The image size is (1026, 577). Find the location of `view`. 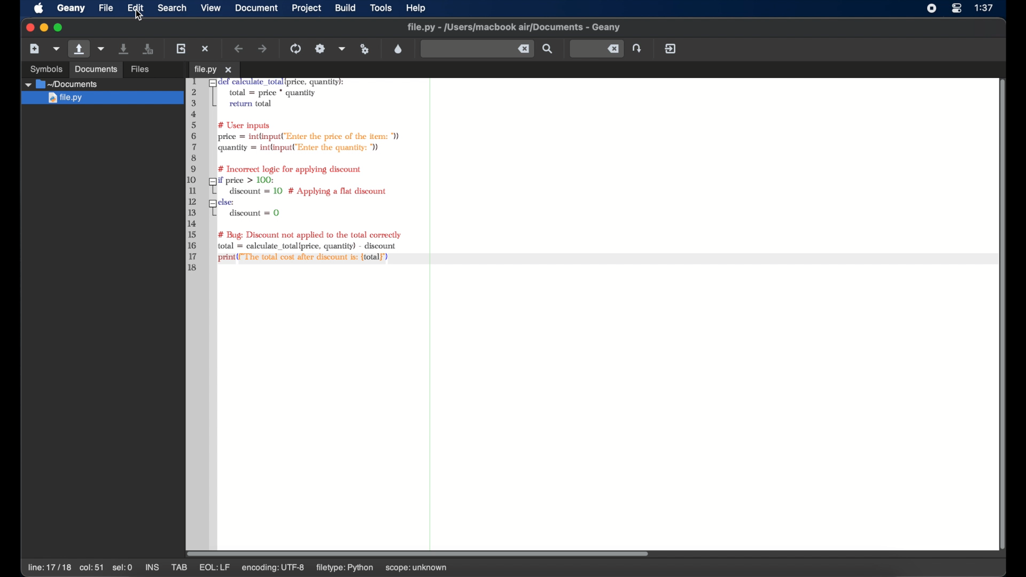

view is located at coordinates (211, 7).